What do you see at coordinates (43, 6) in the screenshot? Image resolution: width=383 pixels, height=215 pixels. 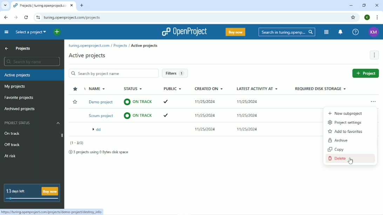 I see `projects | turing.openproject.com` at bounding box center [43, 6].